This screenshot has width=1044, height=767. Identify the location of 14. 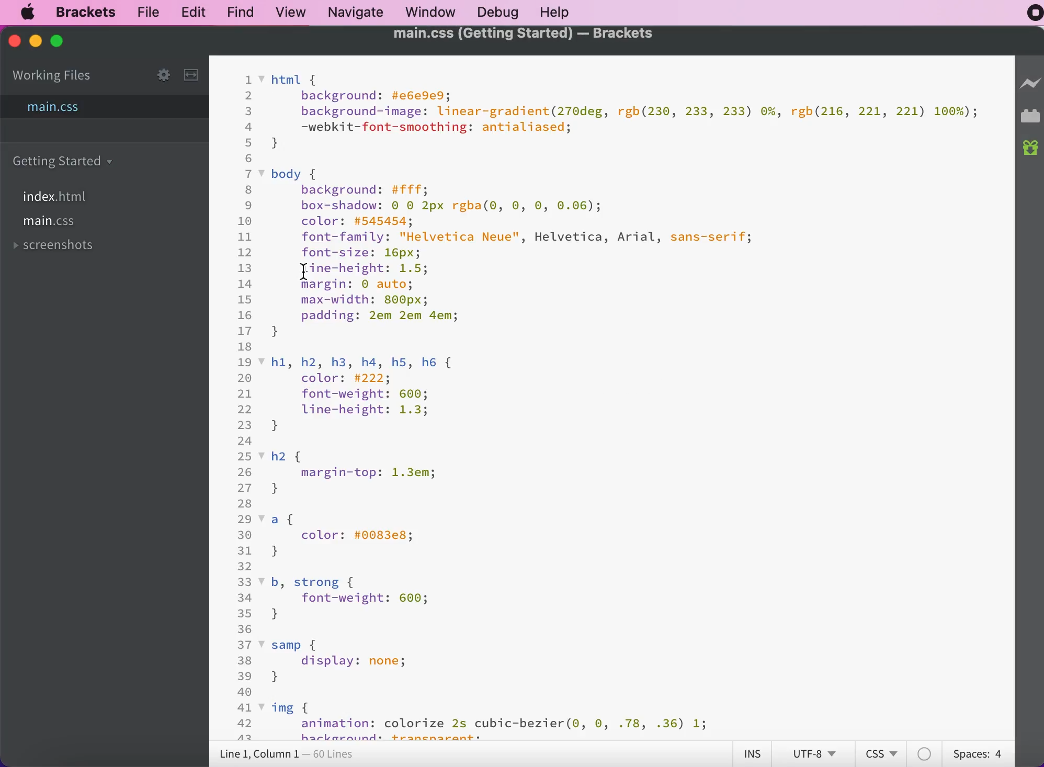
(246, 284).